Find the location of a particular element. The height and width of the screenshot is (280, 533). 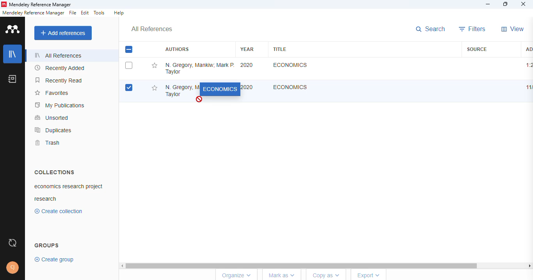

sync is located at coordinates (12, 243).